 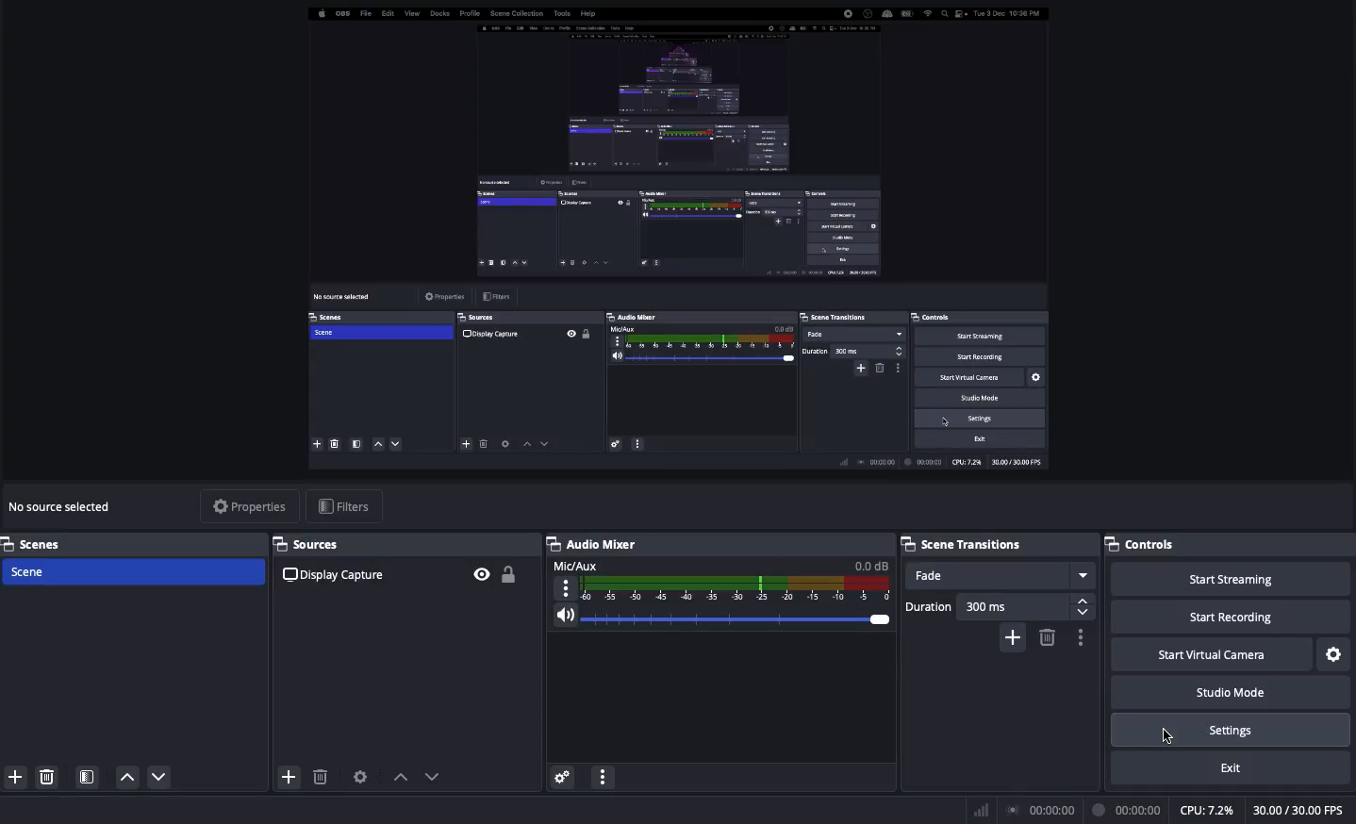 What do you see at coordinates (1042, 810) in the screenshot?
I see `Broadcast` at bounding box center [1042, 810].